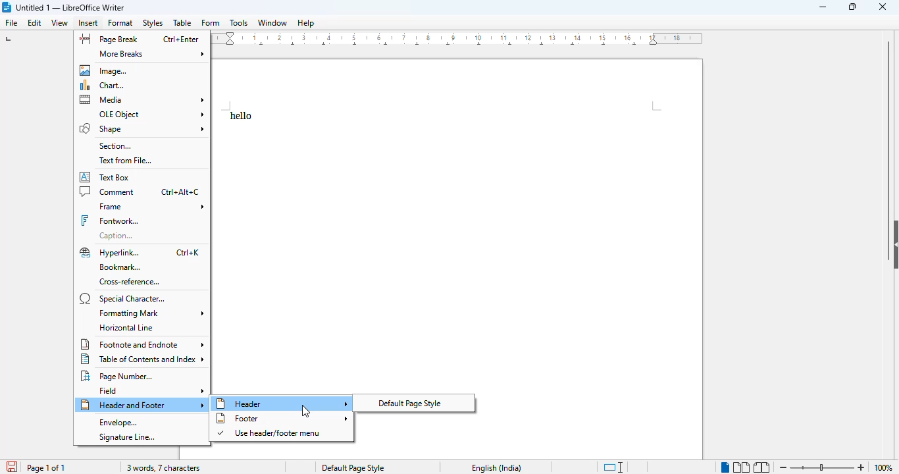  What do you see at coordinates (121, 267) in the screenshot?
I see `bookmark` at bounding box center [121, 267].